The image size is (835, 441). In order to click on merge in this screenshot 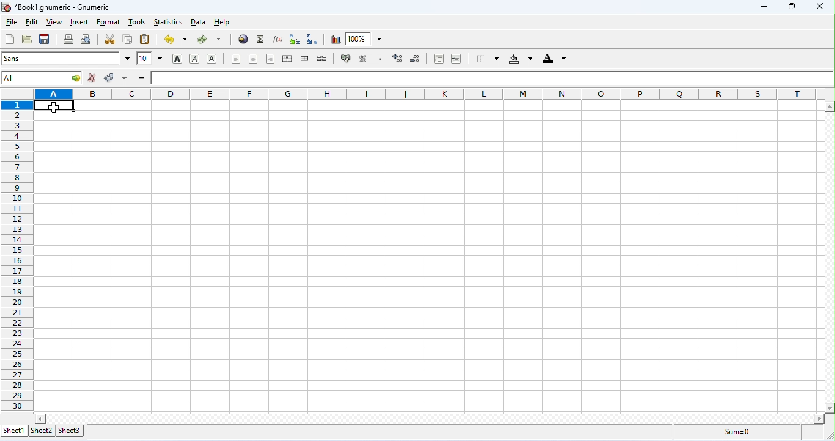, I will do `click(305, 58)`.